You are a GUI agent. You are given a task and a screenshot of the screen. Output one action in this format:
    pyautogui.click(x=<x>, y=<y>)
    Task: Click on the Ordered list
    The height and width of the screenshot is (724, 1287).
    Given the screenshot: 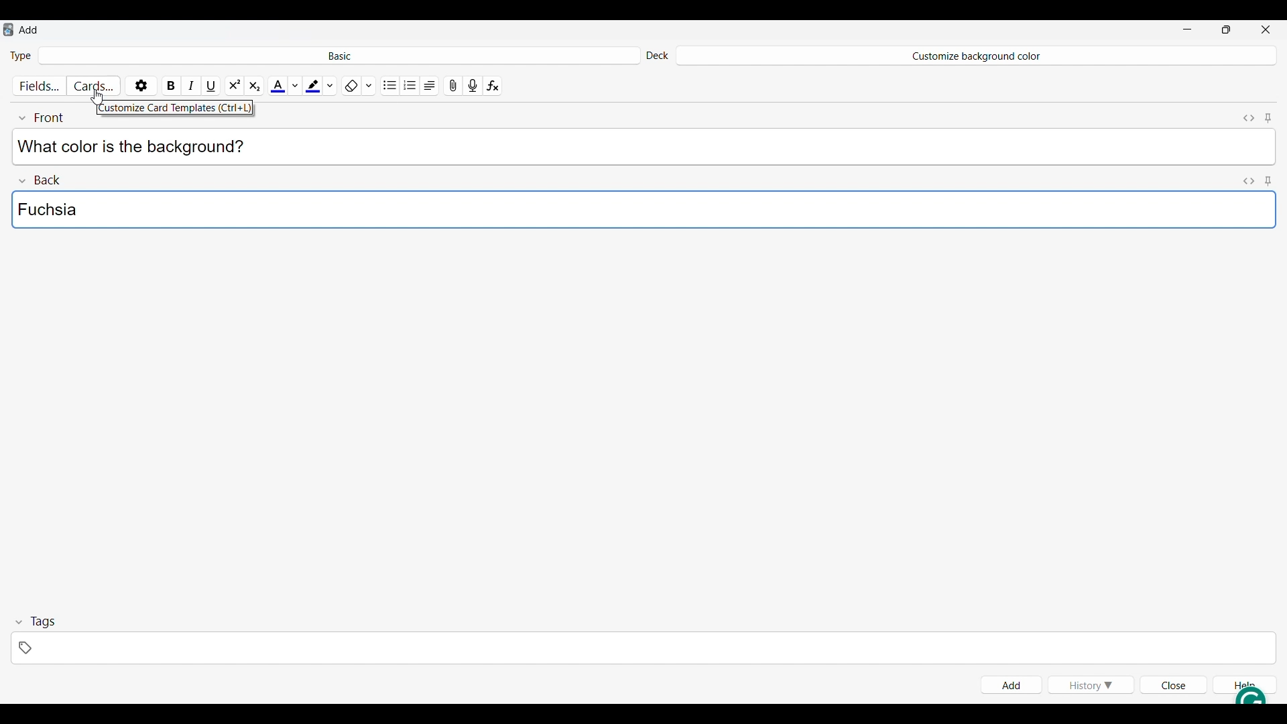 What is the action you would take?
    pyautogui.click(x=410, y=84)
    